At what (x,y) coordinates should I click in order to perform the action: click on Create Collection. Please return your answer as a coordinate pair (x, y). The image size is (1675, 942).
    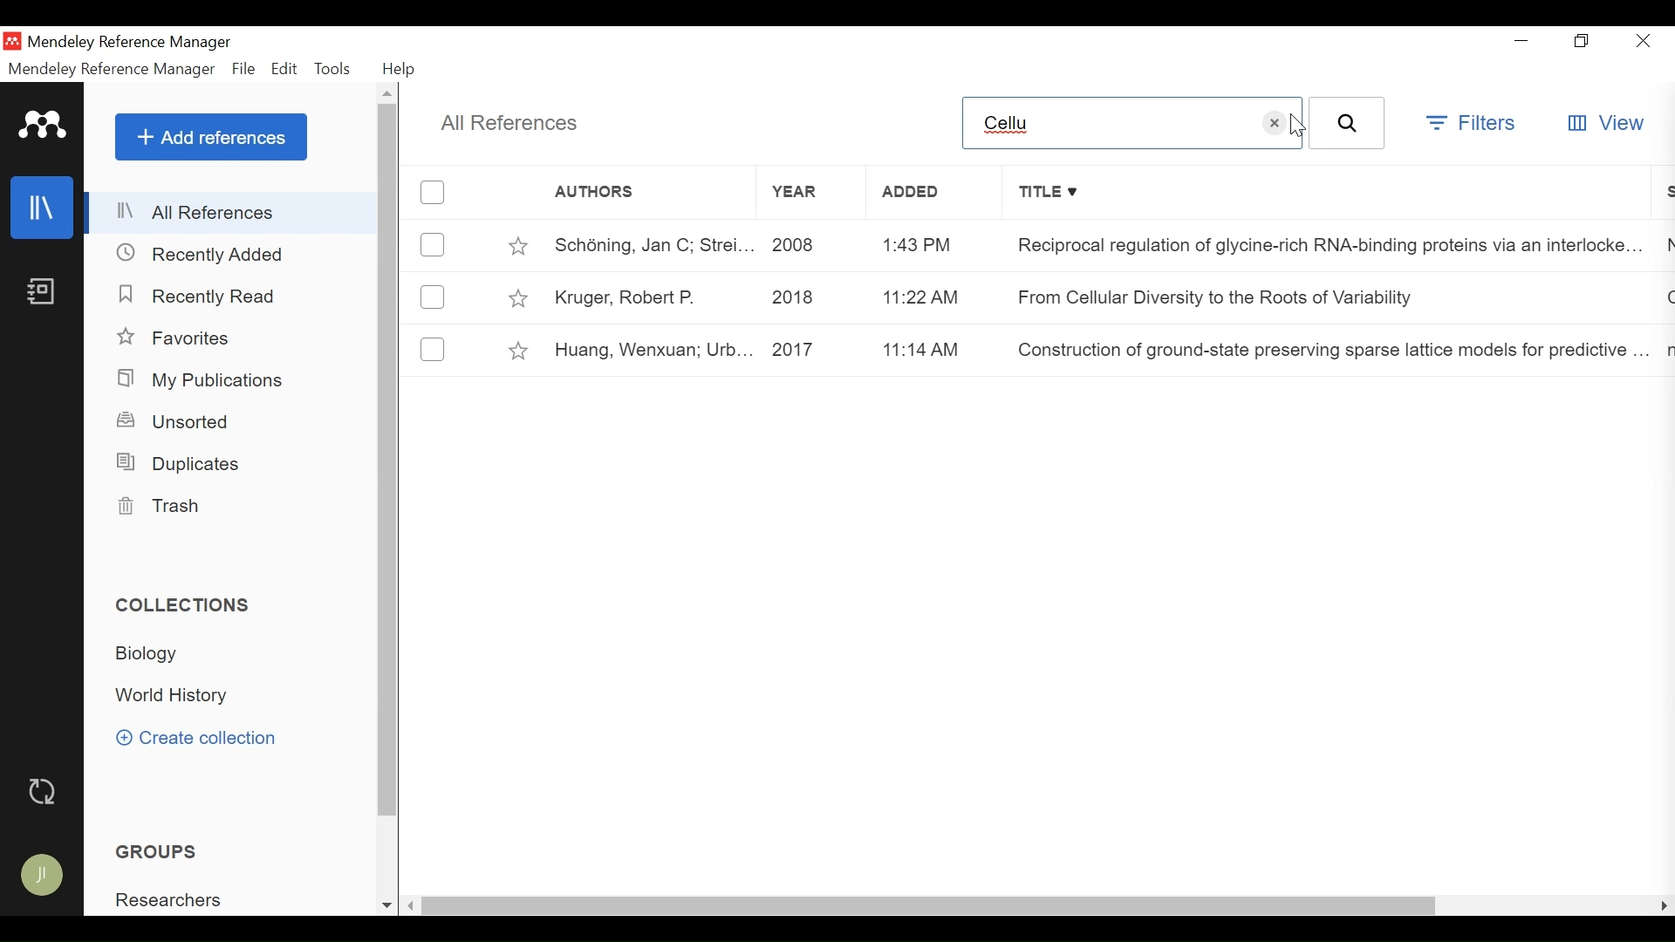
    Looking at the image, I should click on (195, 740).